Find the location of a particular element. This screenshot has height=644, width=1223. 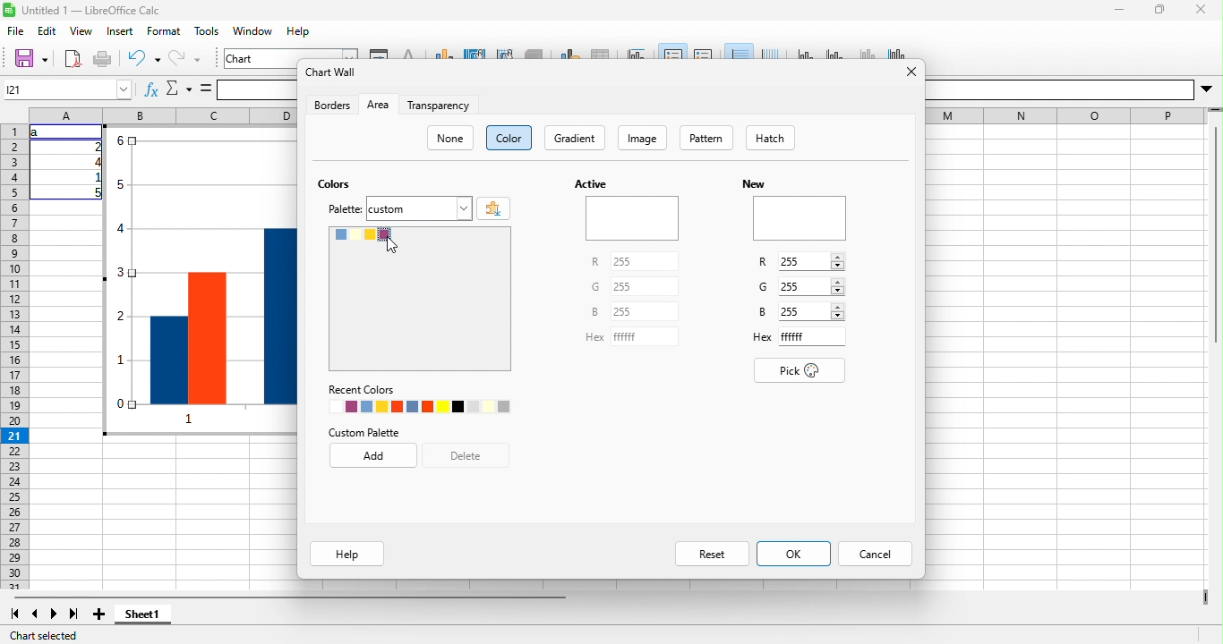

title is located at coordinates (637, 53).